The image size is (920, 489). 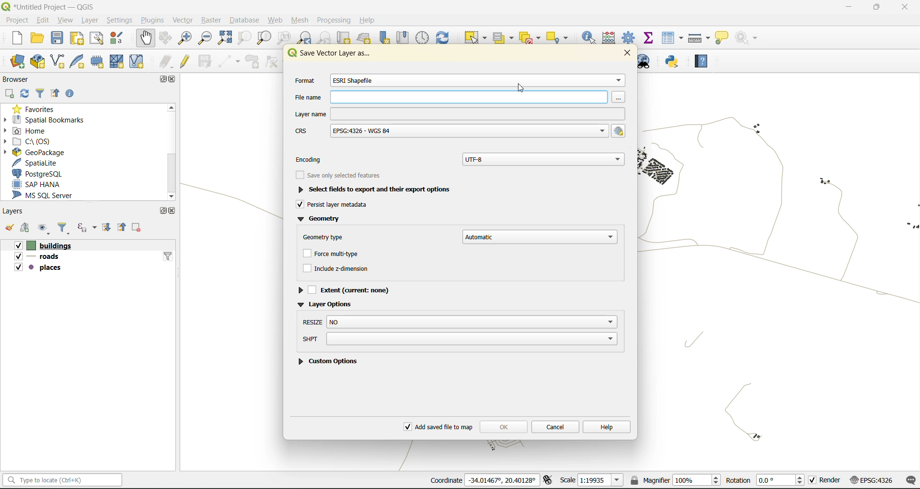 What do you see at coordinates (56, 92) in the screenshot?
I see `collapse all` at bounding box center [56, 92].